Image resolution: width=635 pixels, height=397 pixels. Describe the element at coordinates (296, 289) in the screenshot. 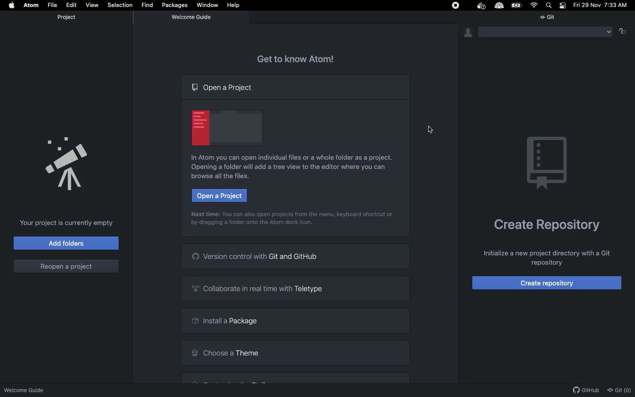

I see `Collaborate in real time with teletype` at that location.